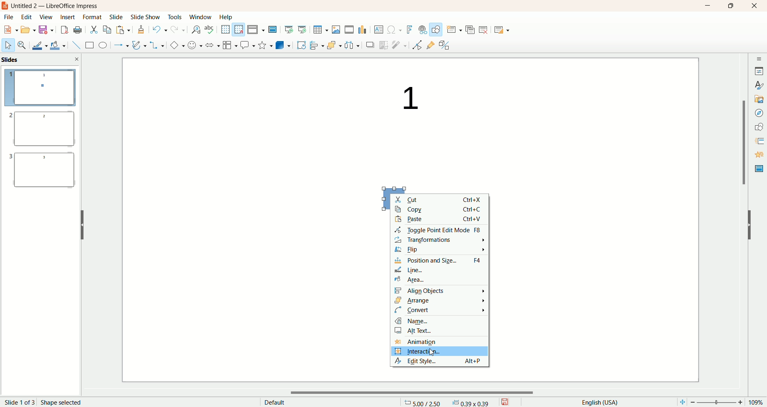  What do you see at coordinates (116, 18) in the screenshot?
I see `slide` at bounding box center [116, 18].